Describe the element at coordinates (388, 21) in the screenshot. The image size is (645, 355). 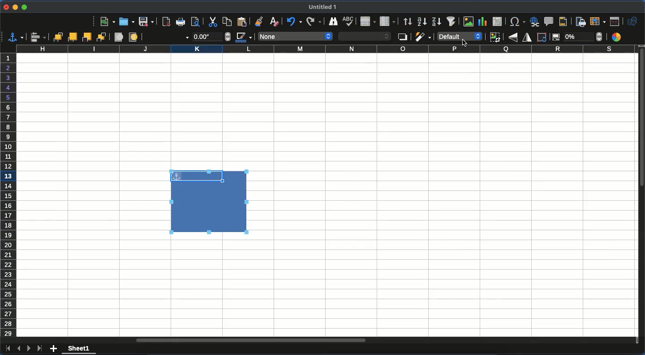
I see `column` at that location.